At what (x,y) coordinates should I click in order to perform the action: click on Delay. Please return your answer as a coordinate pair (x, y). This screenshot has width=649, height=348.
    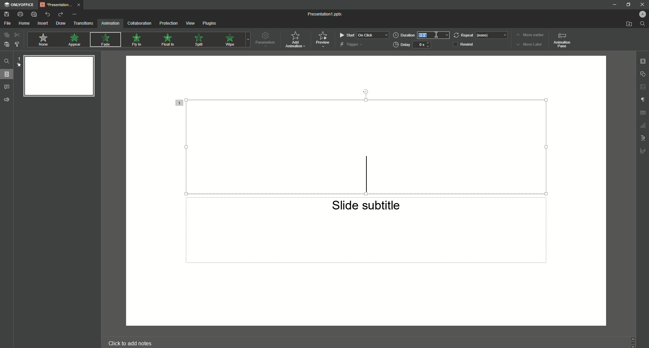
    Looking at the image, I should click on (413, 45).